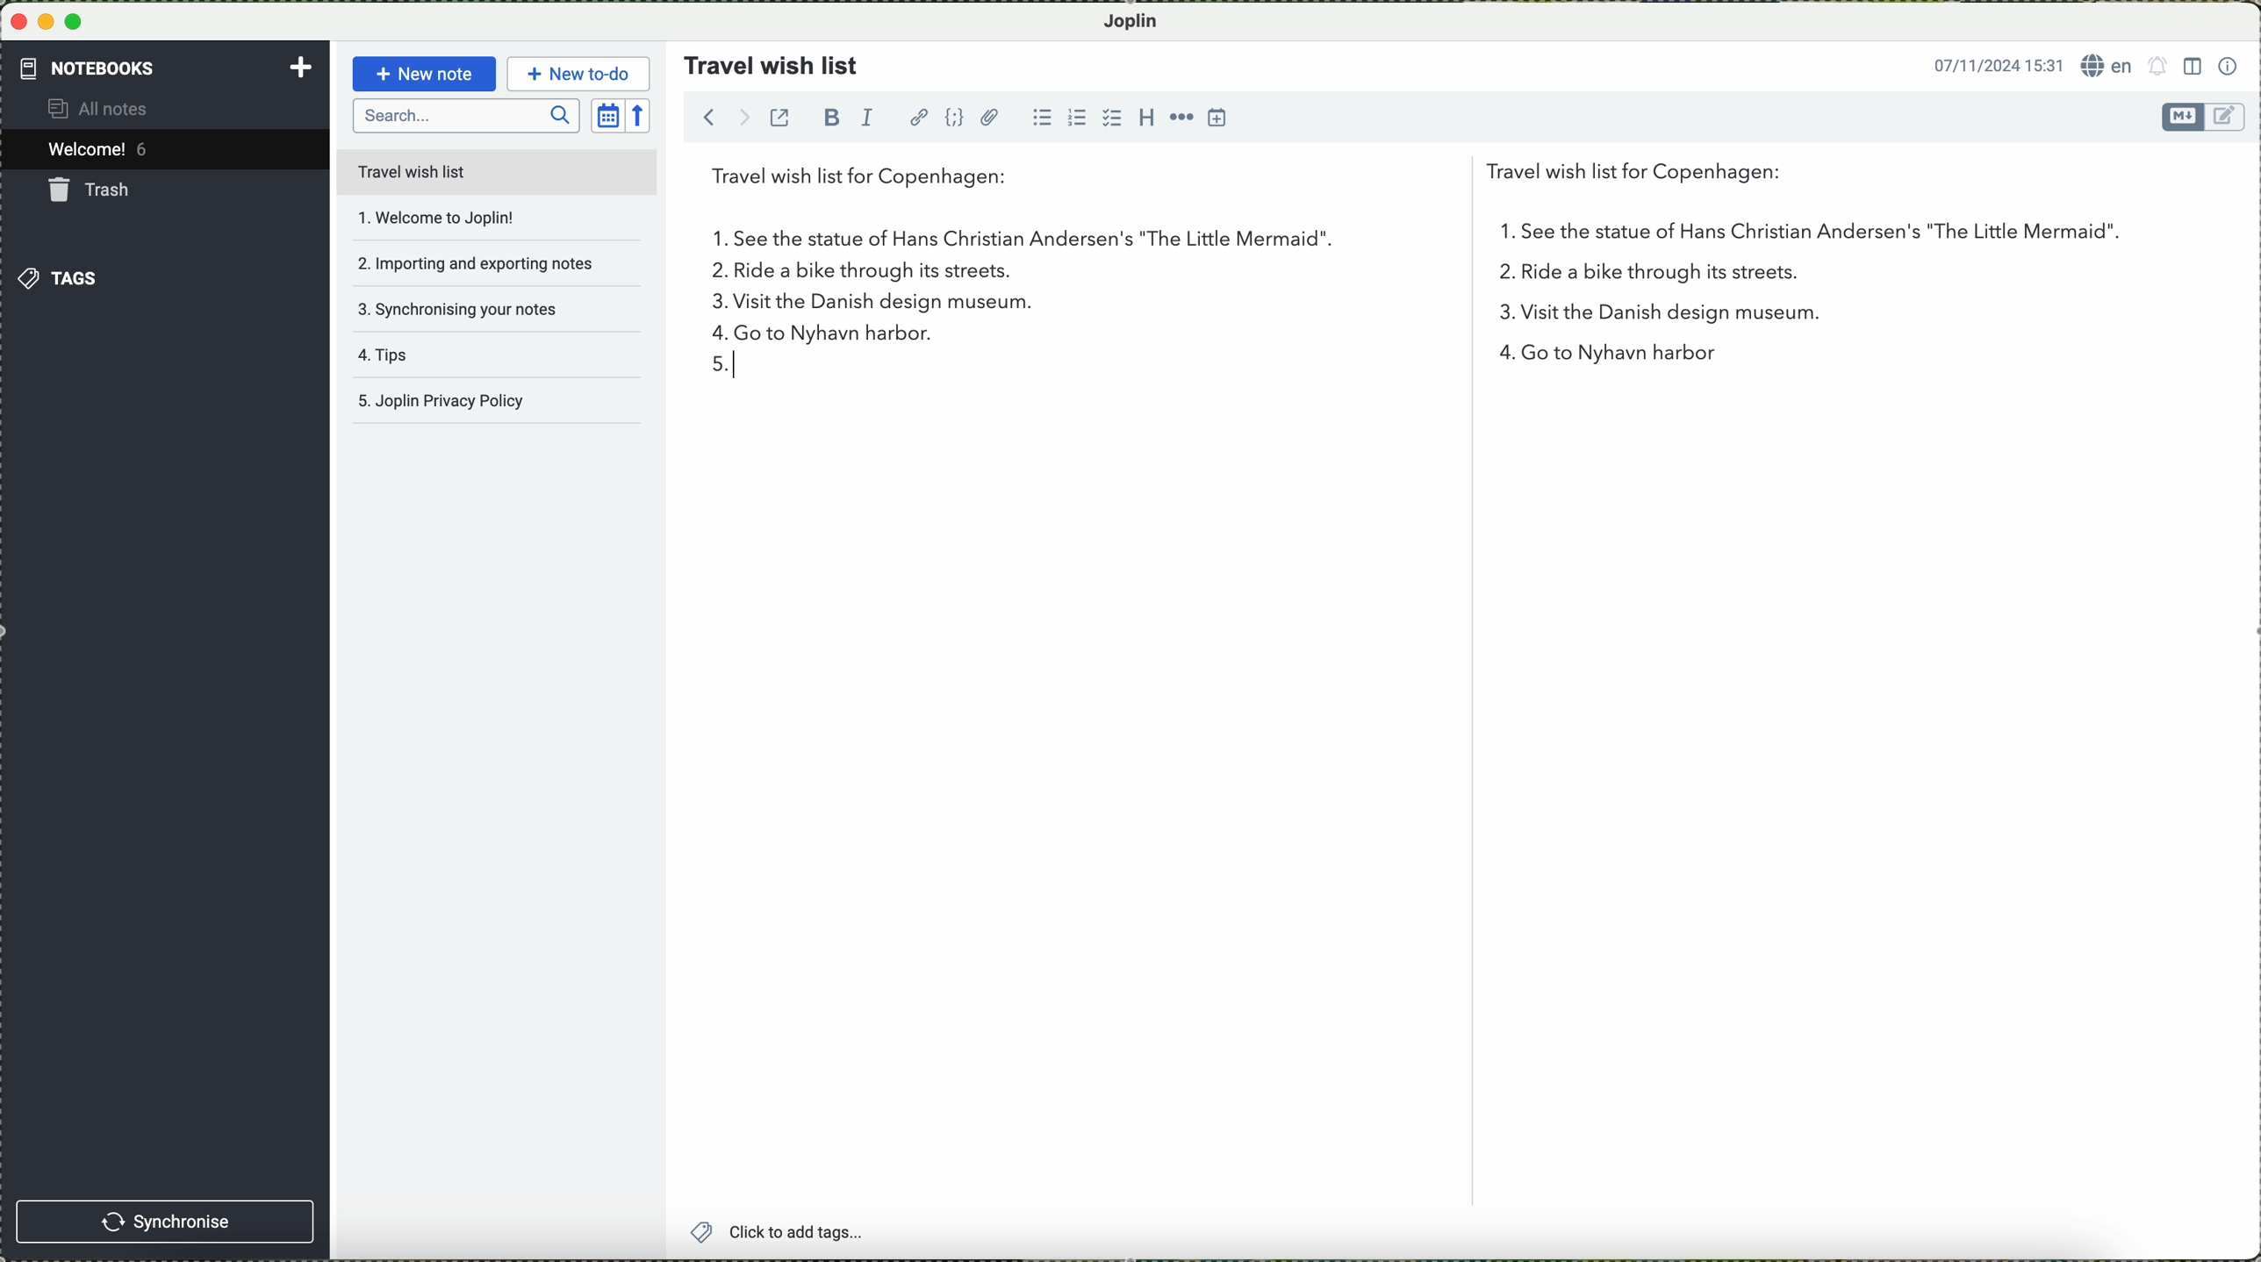 The height and width of the screenshot is (1262, 2261). Describe the element at coordinates (956, 118) in the screenshot. I see `code` at that location.